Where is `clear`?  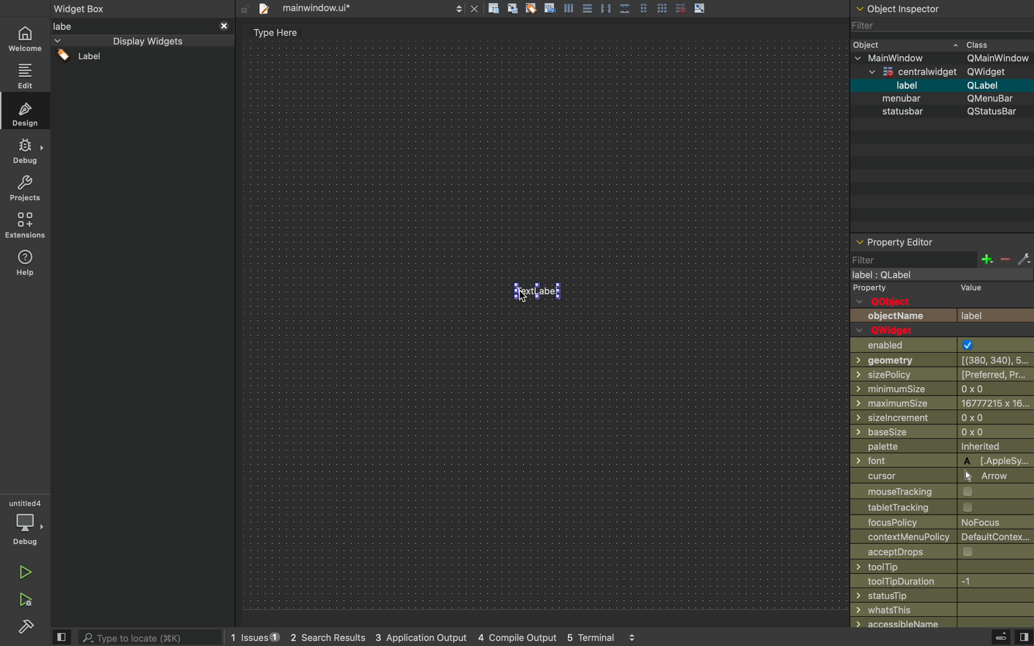
clear is located at coordinates (531, 8).